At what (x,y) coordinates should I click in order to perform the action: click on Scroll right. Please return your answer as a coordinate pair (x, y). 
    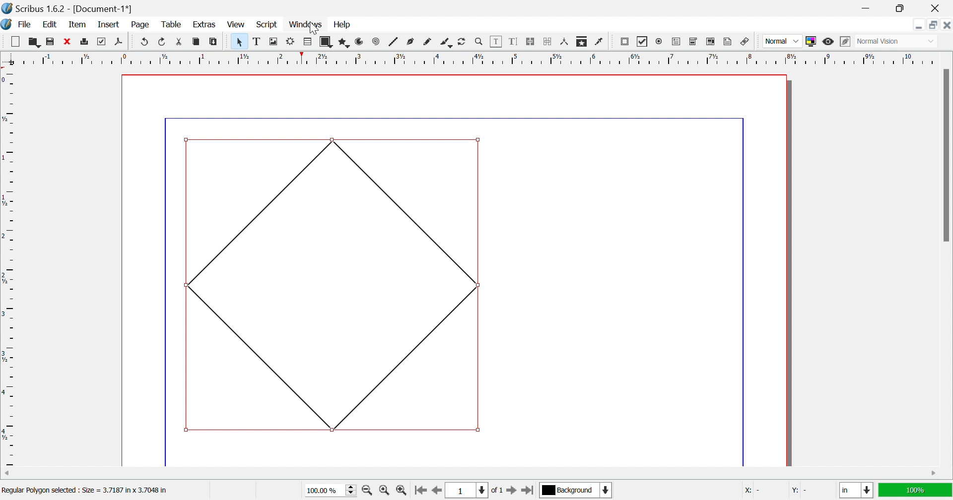
    Looking at the image, I should click on (935, 474).